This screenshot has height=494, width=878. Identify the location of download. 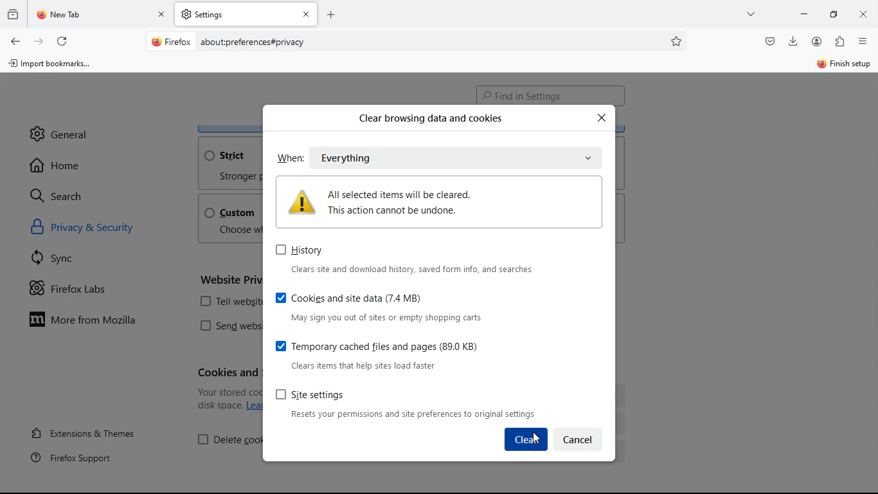
(793, 40).